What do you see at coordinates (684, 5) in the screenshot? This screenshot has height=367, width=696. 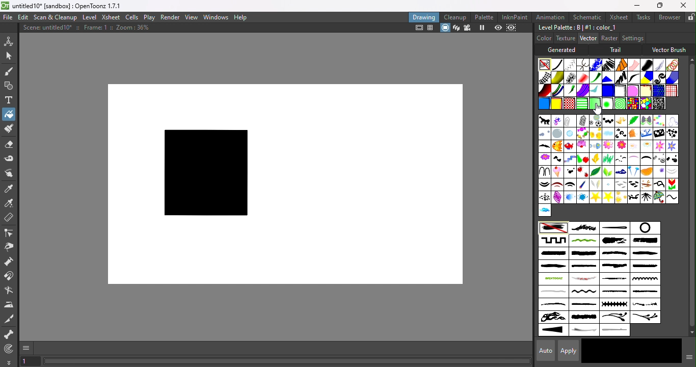 I see `Close` at bounding box center [684, 5].